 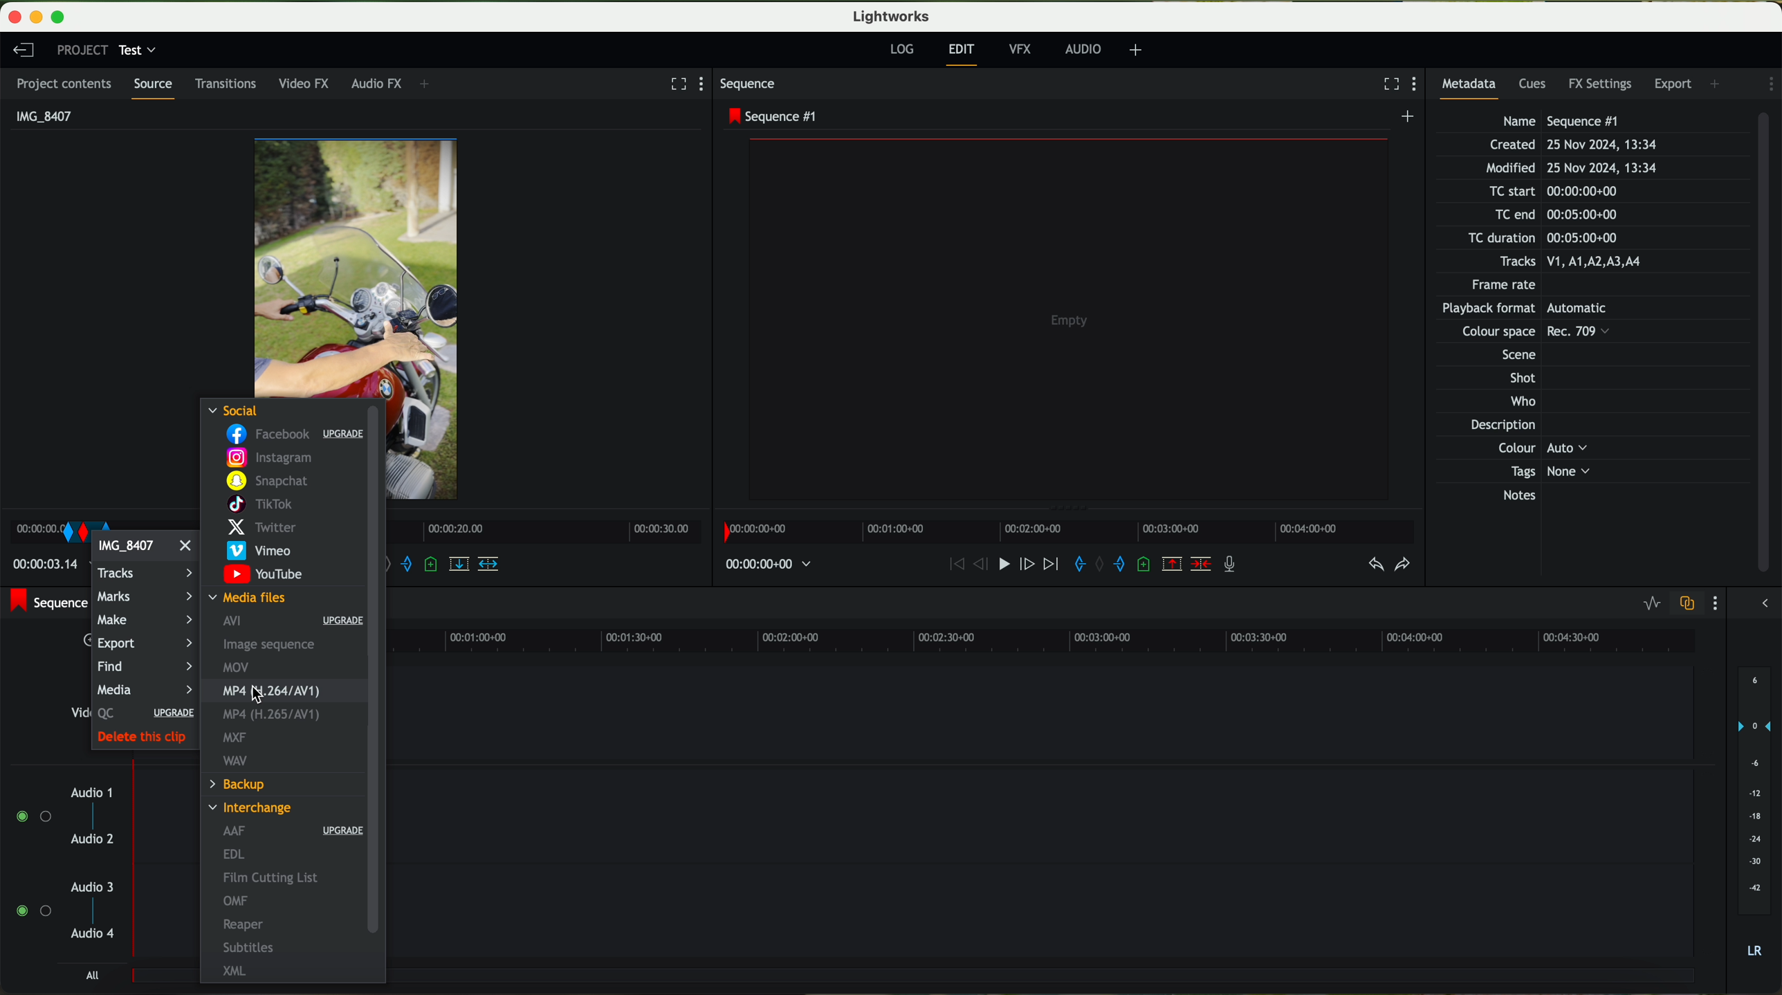 I want to click on AAF, so click(x=293, y=832).